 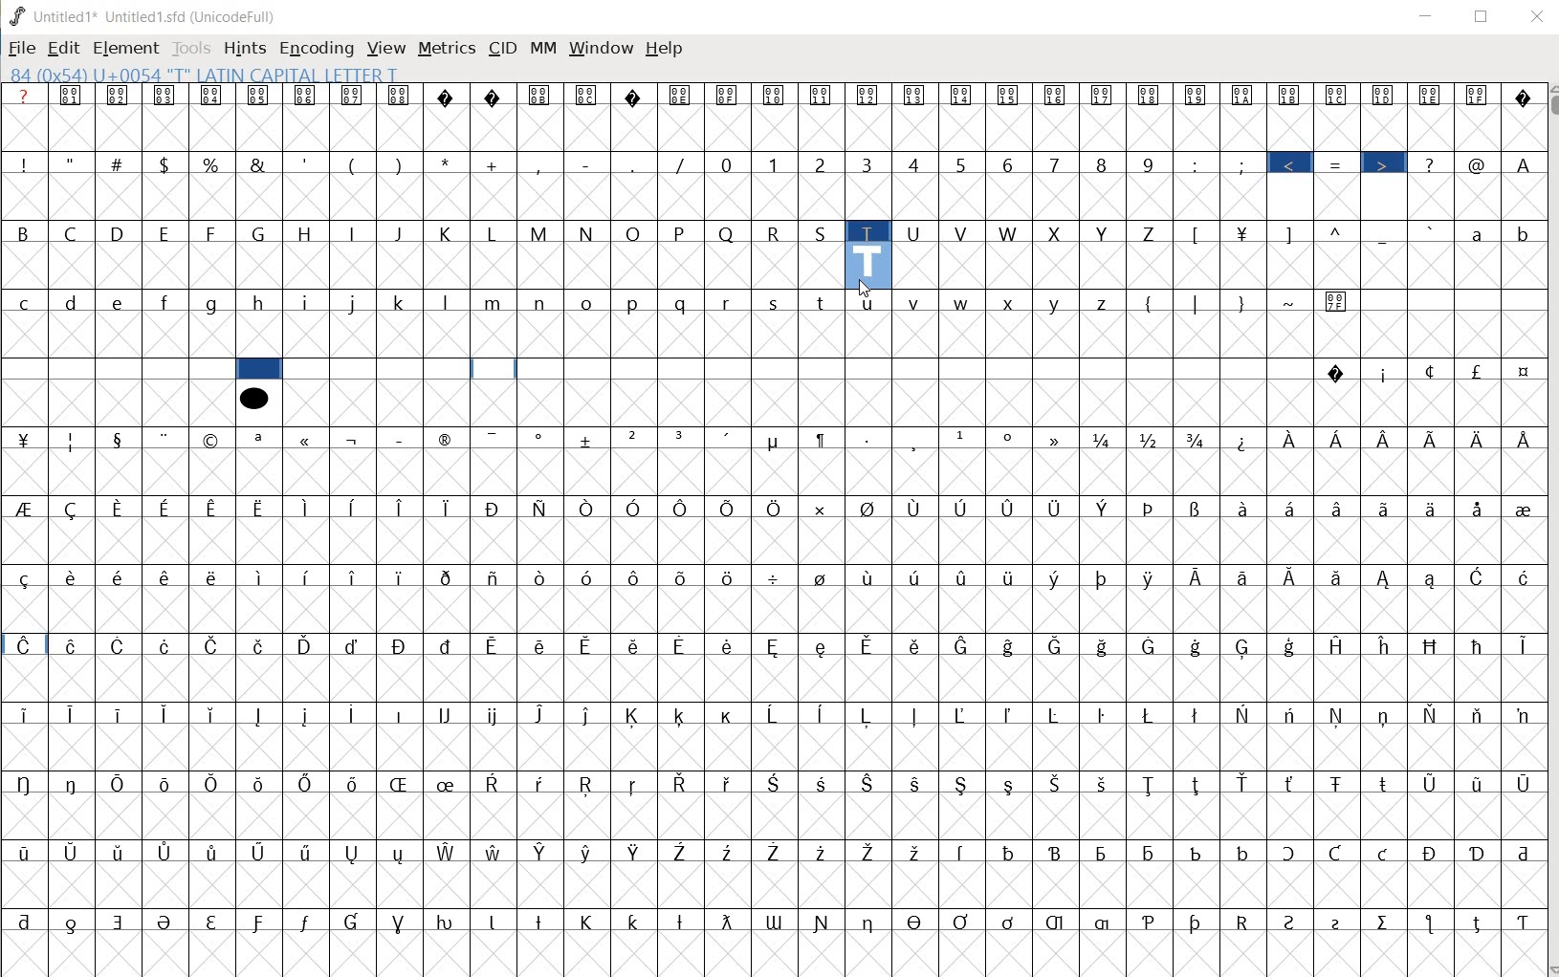 I want to click on Symbol, so click(x=962, y=508).